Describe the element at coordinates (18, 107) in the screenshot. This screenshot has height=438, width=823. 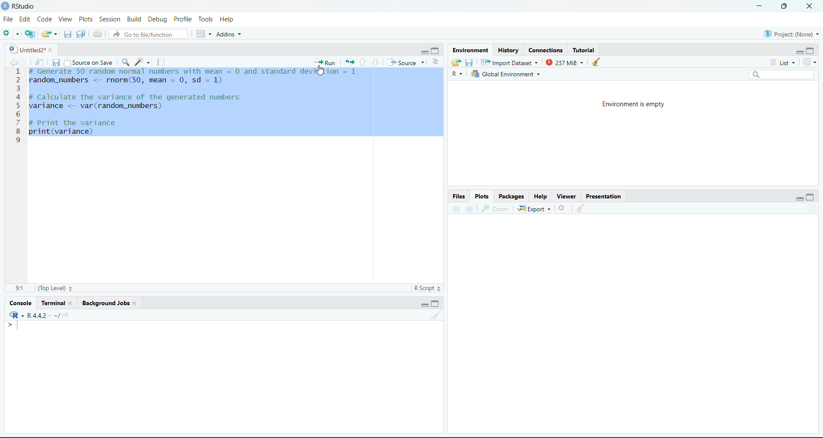
I see `line numbering ` at that location.